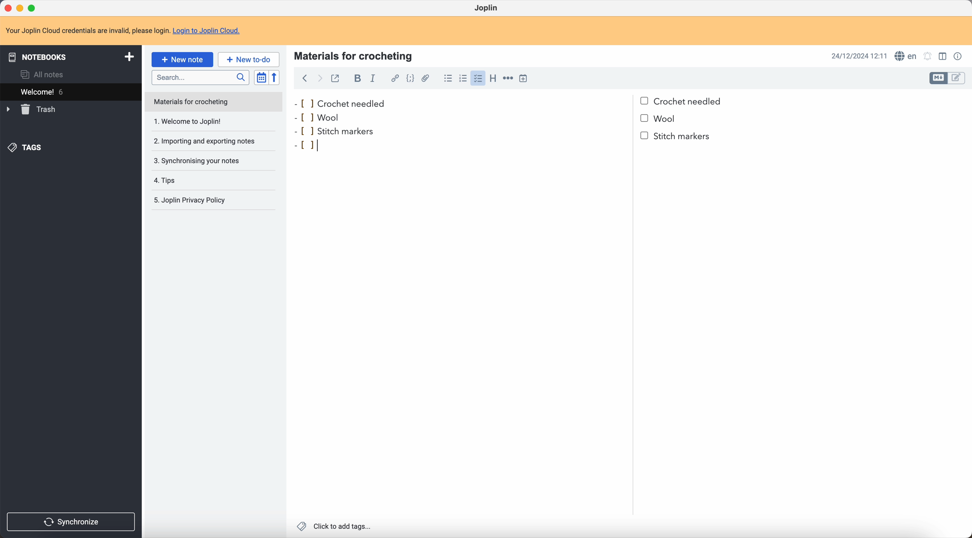  What do you see at coordinates (275, 78) in the screenshot?
I see `reverse sort order` at bounding box center [275, 78].